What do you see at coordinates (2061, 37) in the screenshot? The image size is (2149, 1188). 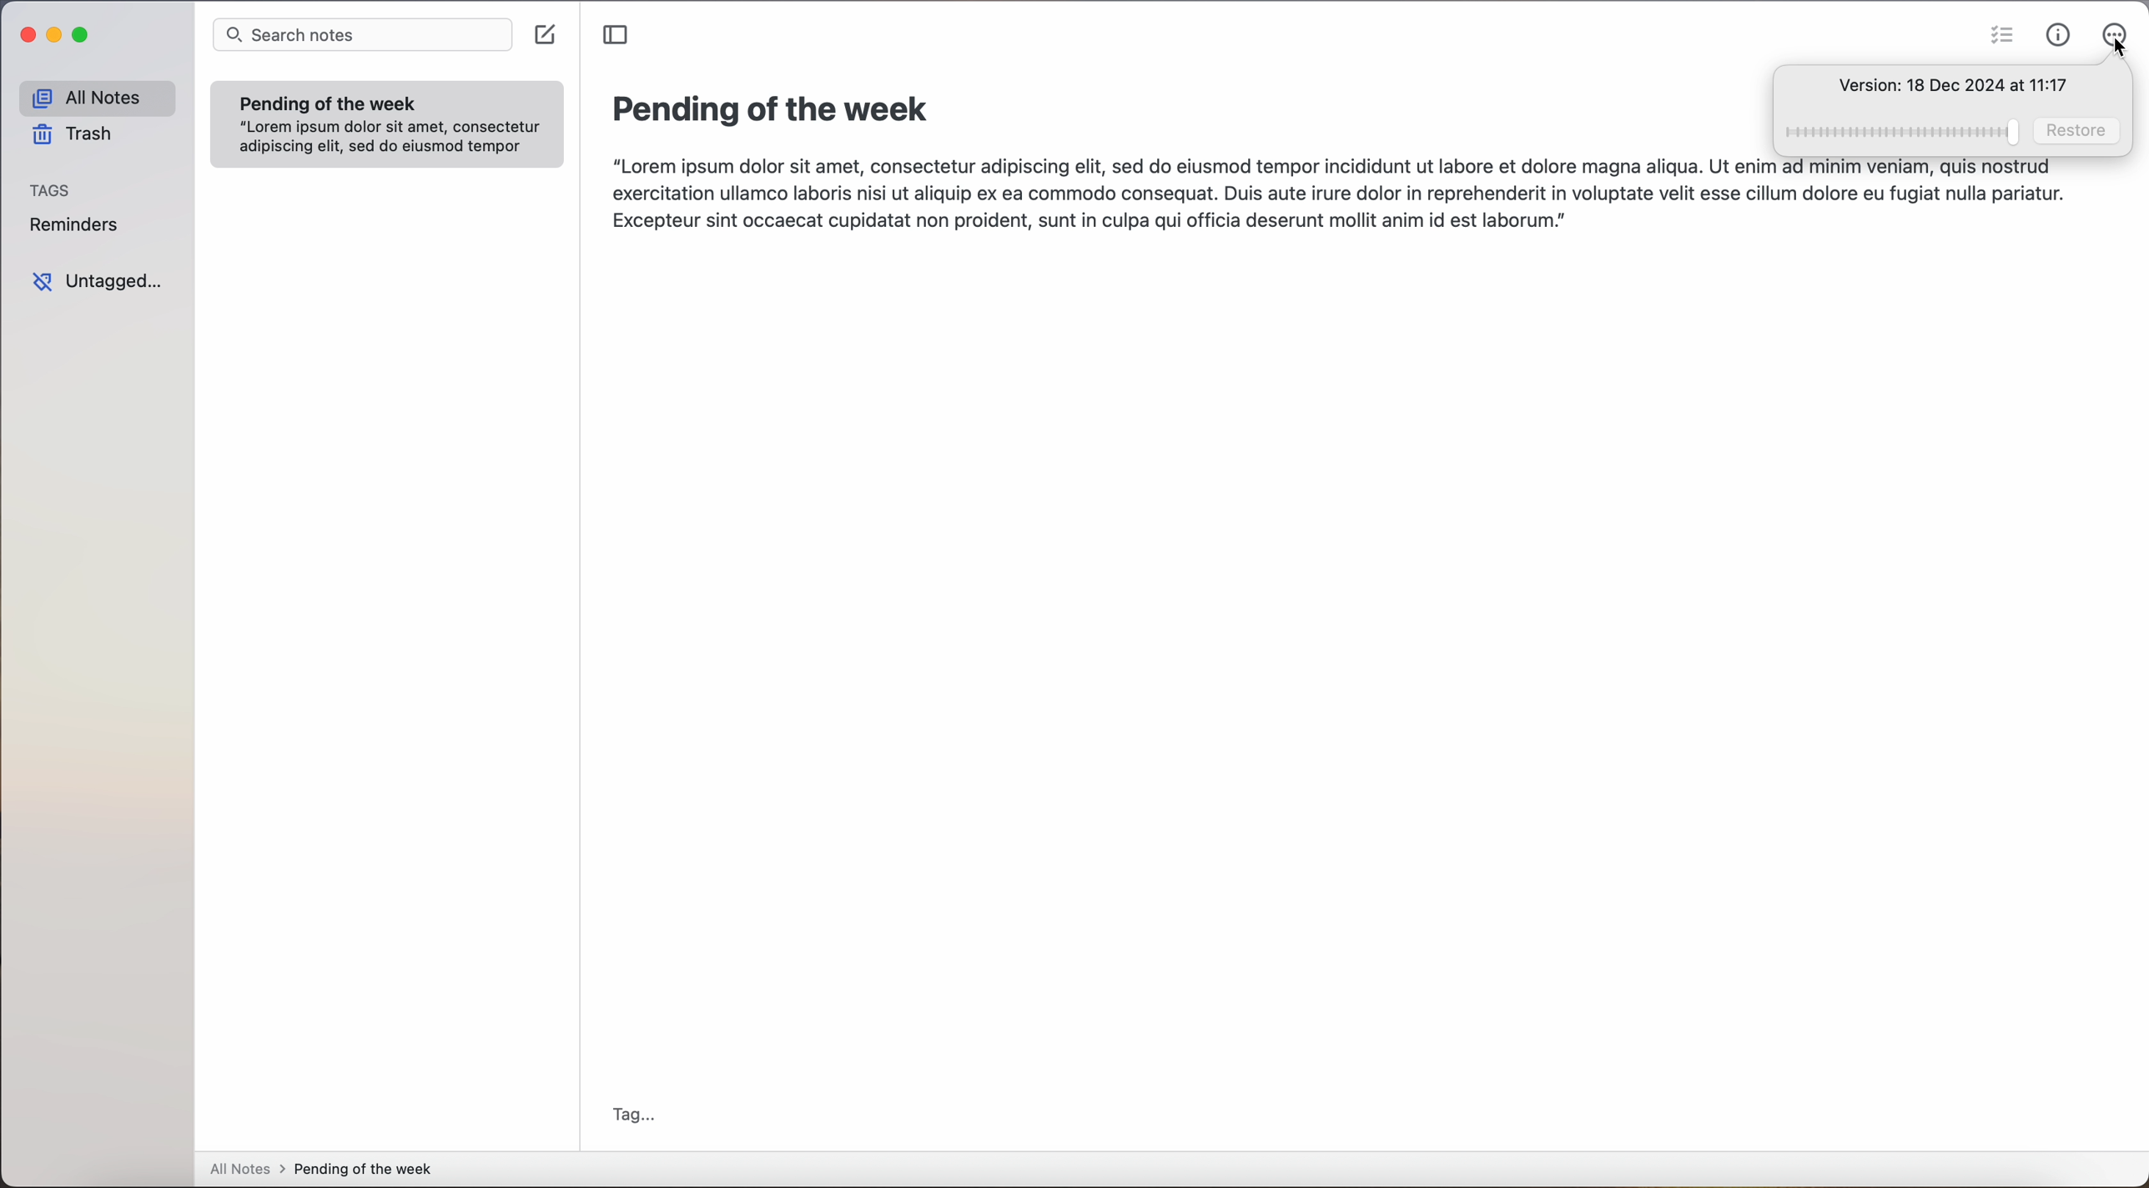 I see `metrics` at bounding box center [2061, 37].